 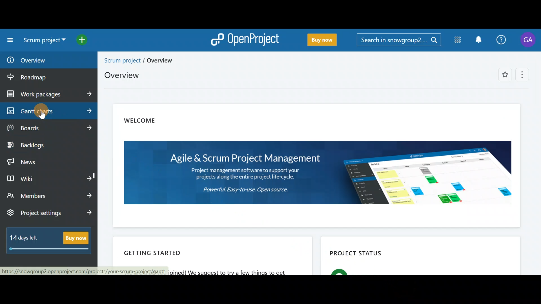 I want to click on Roadmap, so click(x=44, y=76).